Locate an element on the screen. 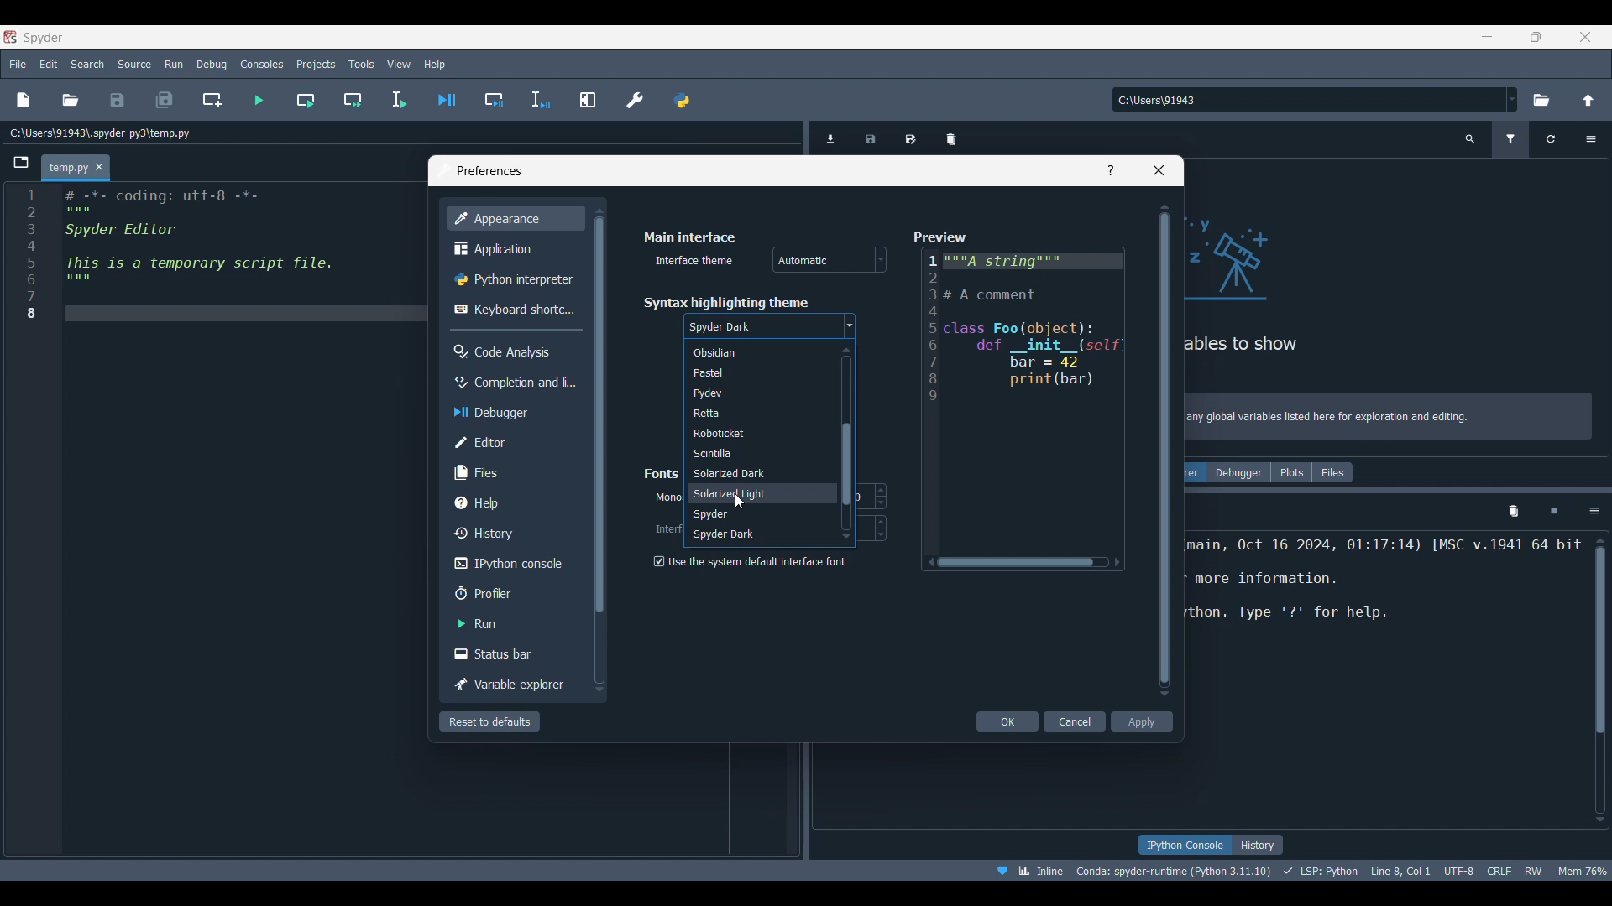  Indicates interface theme is located at coordinates (695, 260).